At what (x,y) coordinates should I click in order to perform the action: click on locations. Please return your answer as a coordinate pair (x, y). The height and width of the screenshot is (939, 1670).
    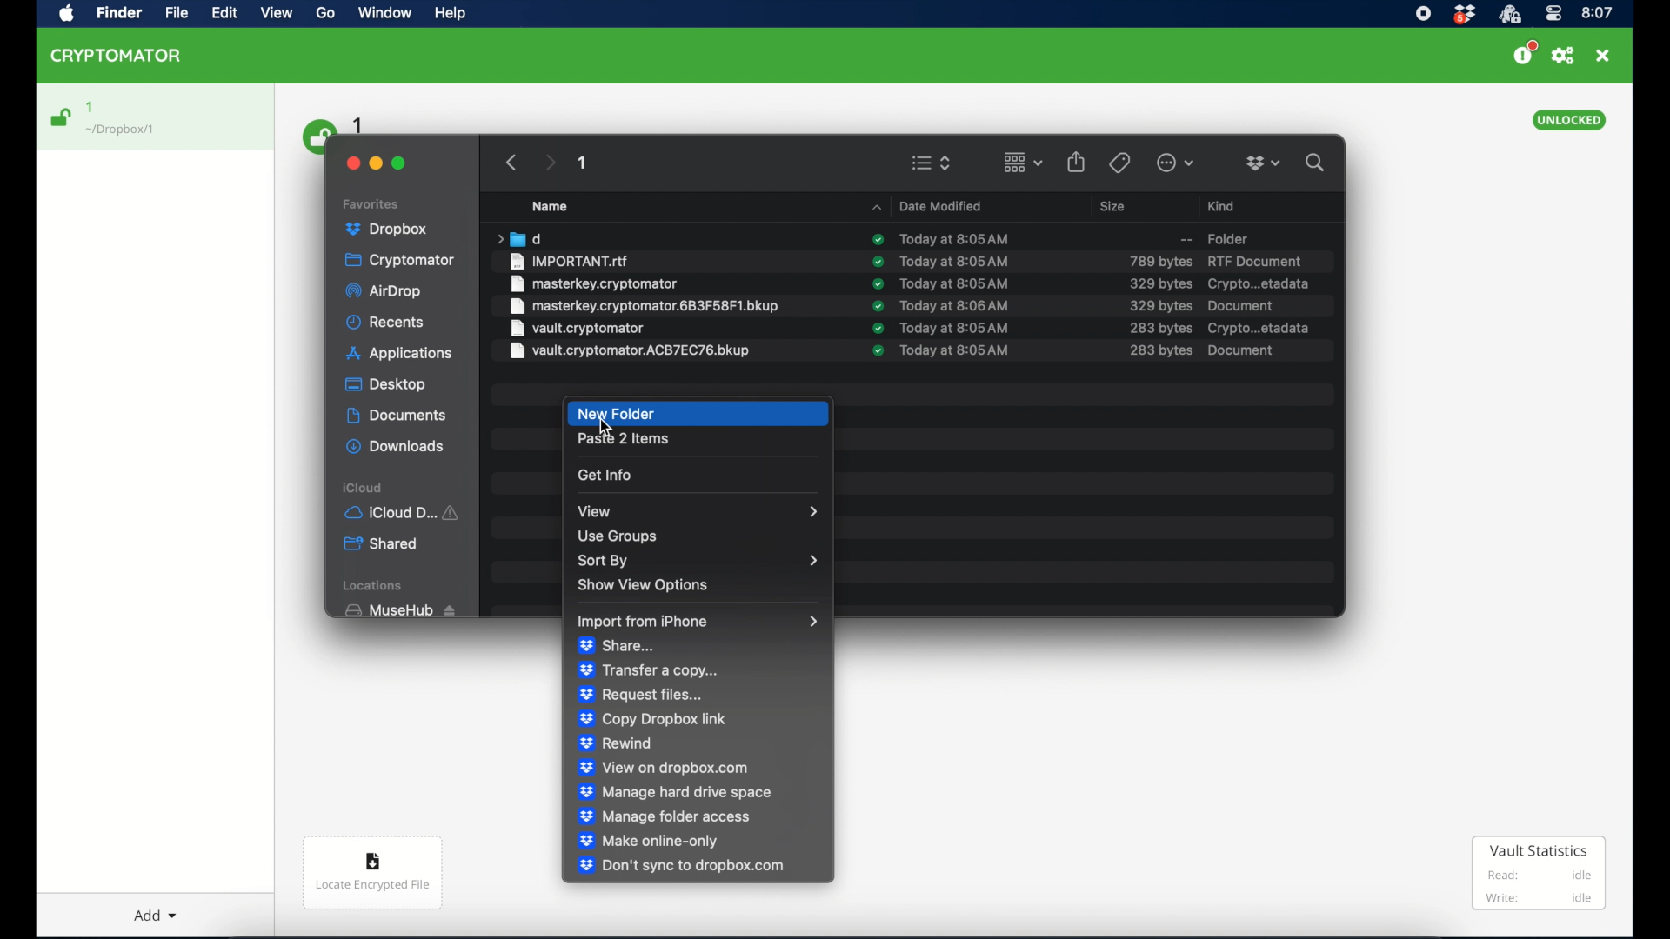
    Looking at the image, I should click on (376, 586).